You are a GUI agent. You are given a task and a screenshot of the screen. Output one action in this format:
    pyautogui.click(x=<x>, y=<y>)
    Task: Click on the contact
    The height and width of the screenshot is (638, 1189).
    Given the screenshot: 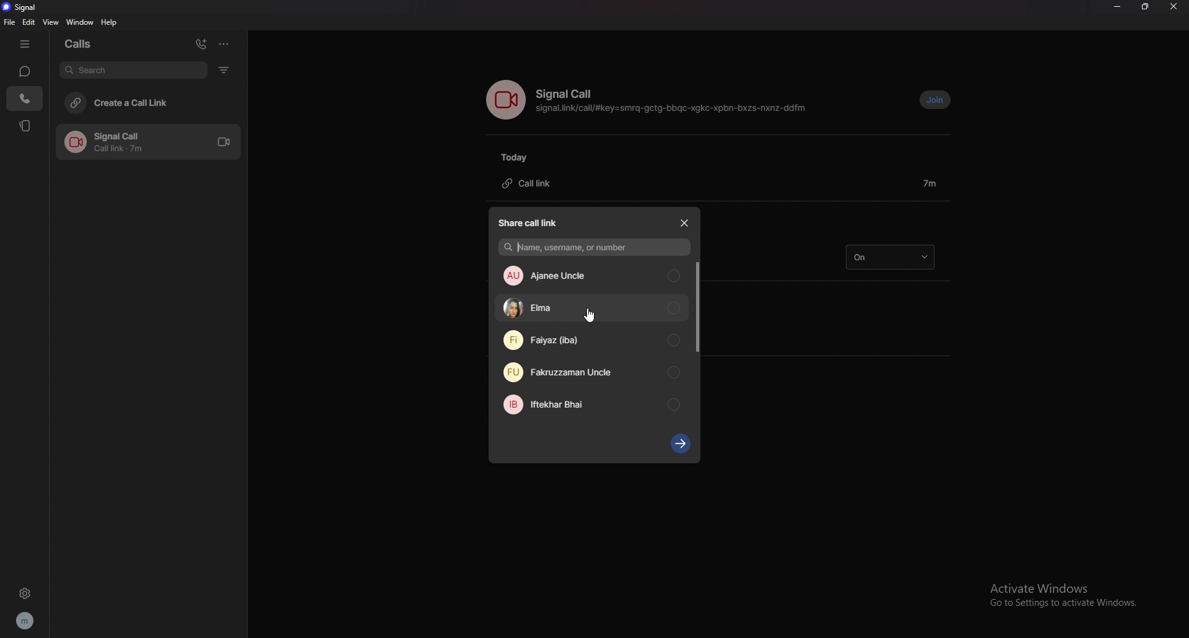 What is the action you would take?
    pyautogui.click(x=594, y=404)
    